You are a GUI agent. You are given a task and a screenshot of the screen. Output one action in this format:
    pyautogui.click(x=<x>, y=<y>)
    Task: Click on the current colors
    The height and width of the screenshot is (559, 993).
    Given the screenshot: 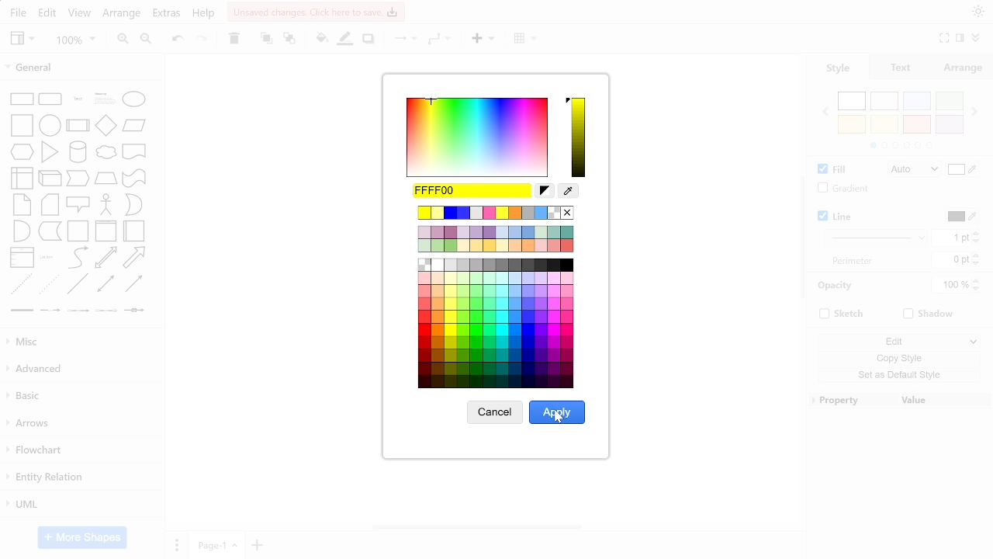 What is the action you would take?
    pyautogui.click(x=497, y=239)
    